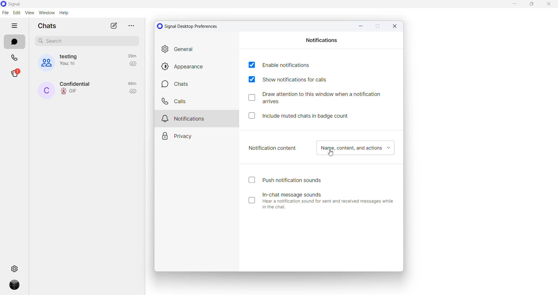  What do you see at coordinates (21, 4) in the screenshot?
I see `application name and logo` at bounding box center [21, 4].